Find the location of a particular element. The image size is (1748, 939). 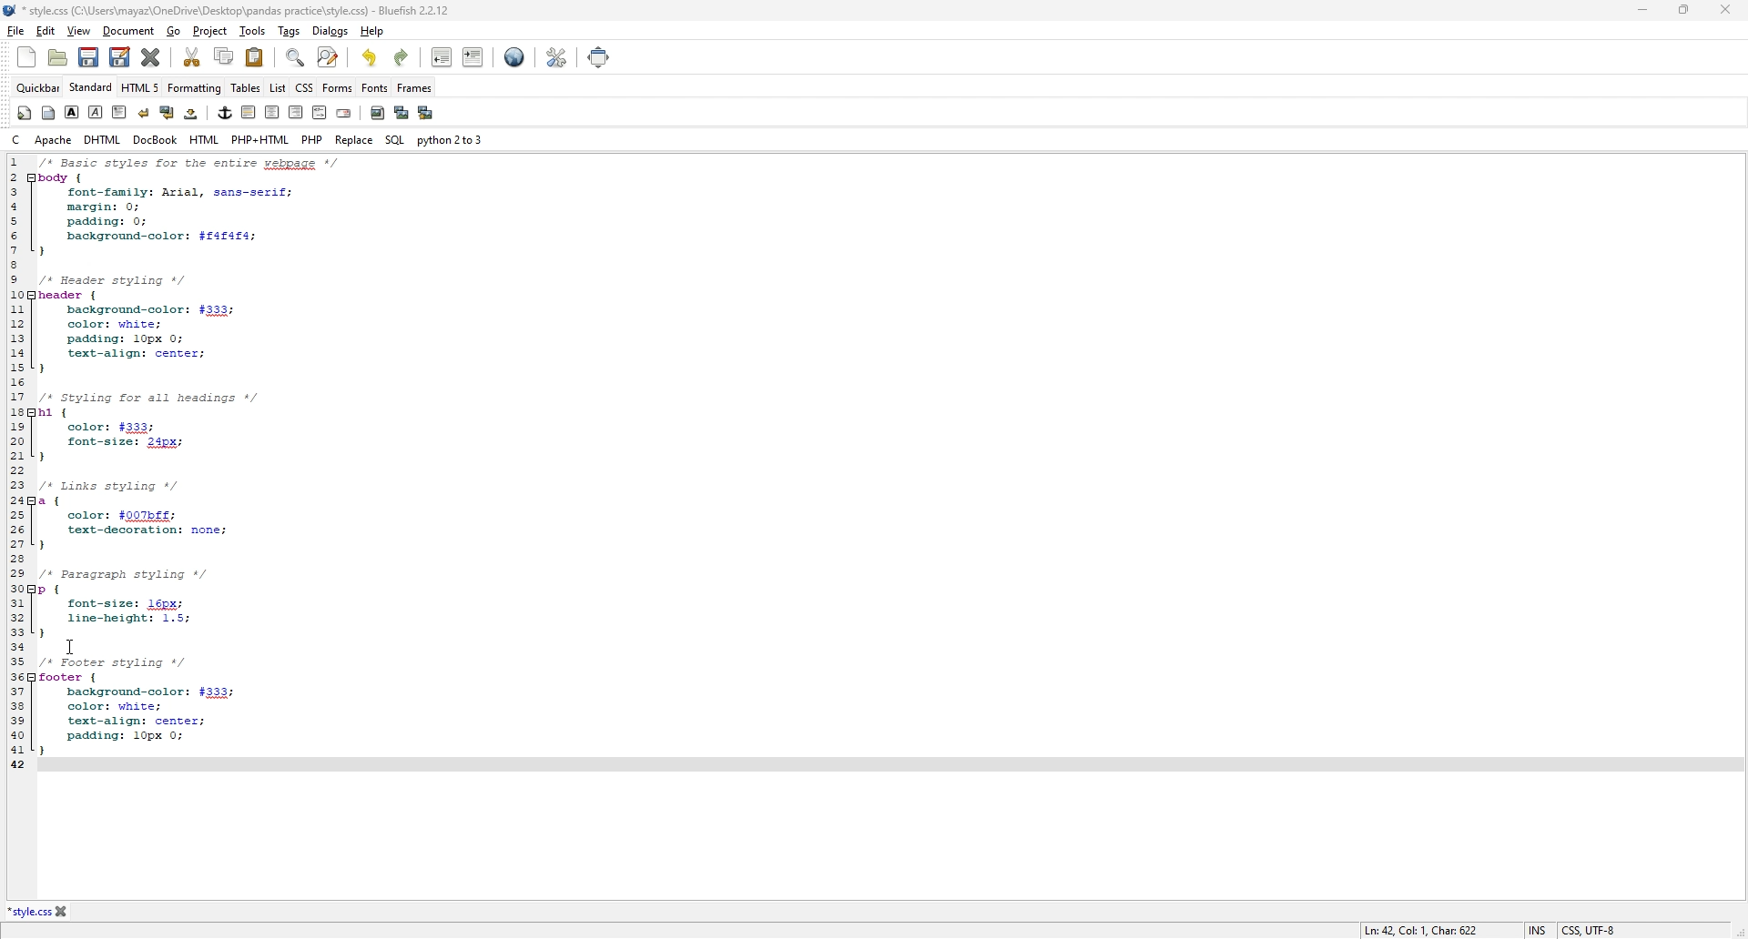

project is located at coordinates (211, 30).